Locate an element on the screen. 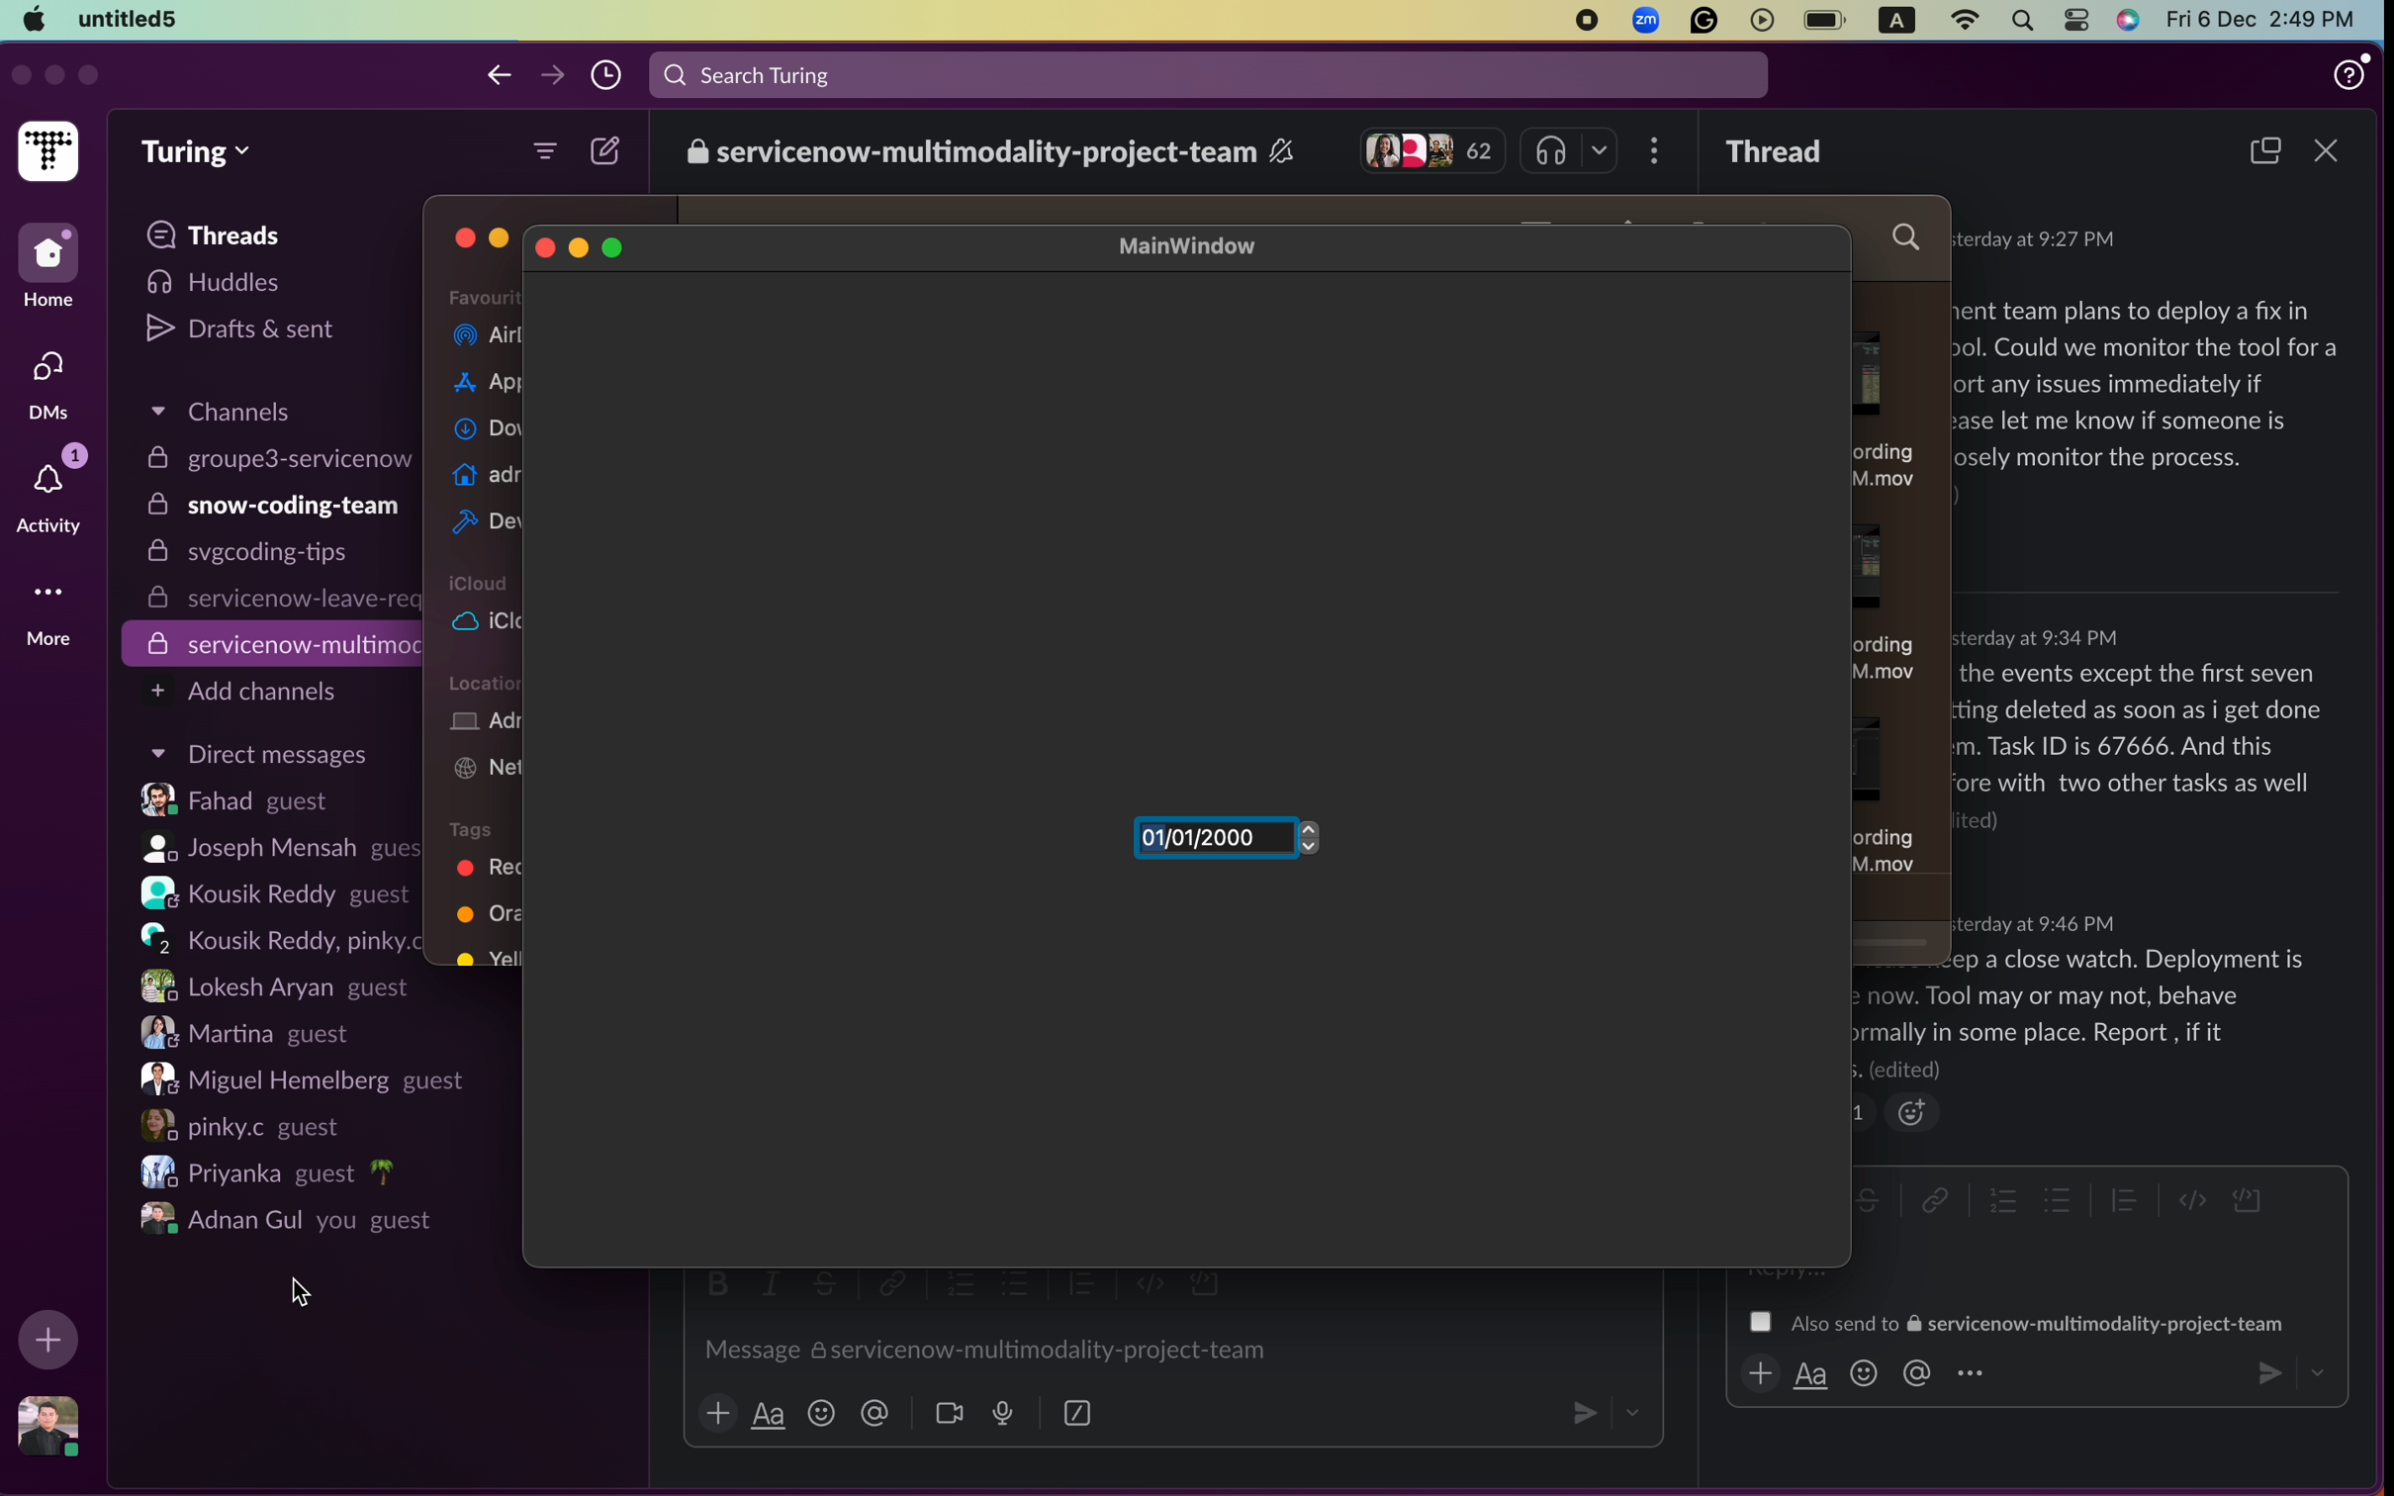  group3-servicenow is located at coordinates (274, 459).